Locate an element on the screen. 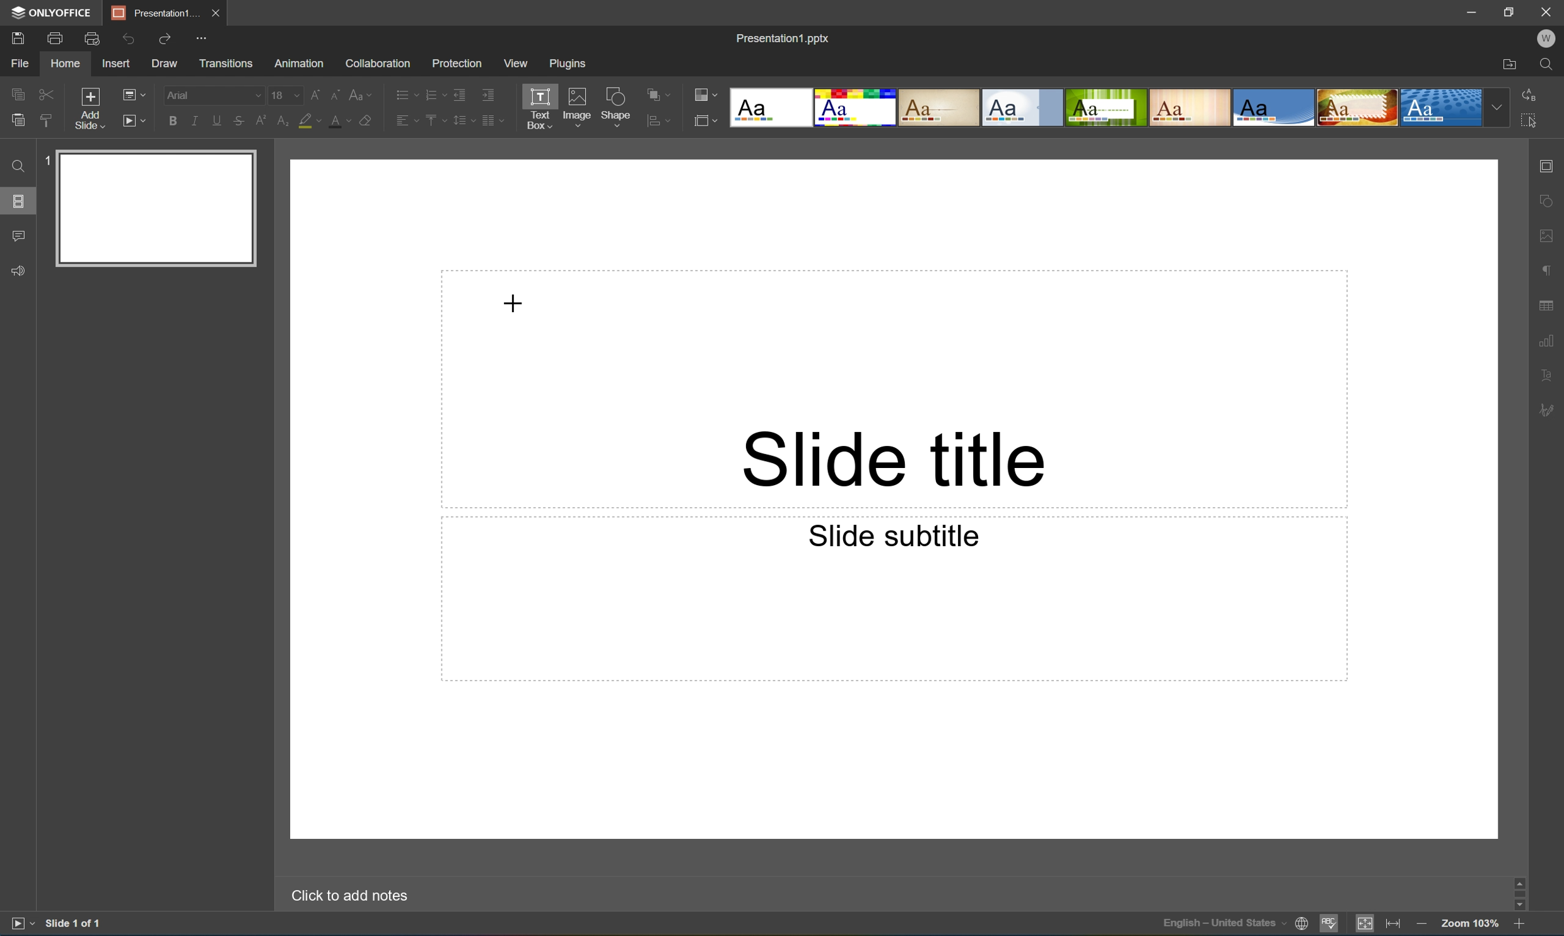 Image resolution: width=1564 pixels, height=936 pixels. Decrease indent is located at coordinates (458, 94).